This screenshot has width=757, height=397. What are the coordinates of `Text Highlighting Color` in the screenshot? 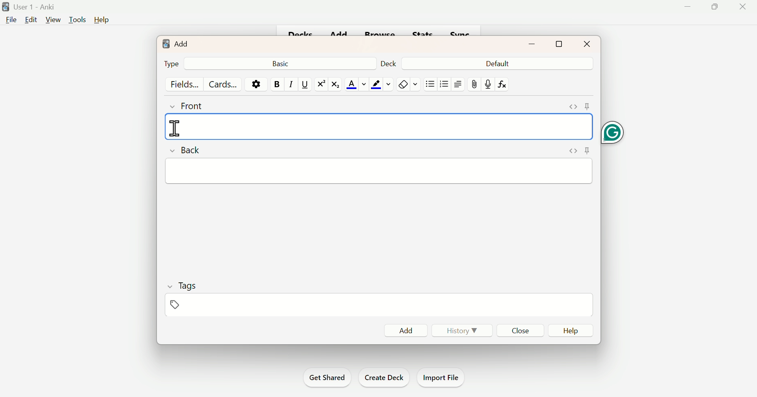 It's located at (381, 84).